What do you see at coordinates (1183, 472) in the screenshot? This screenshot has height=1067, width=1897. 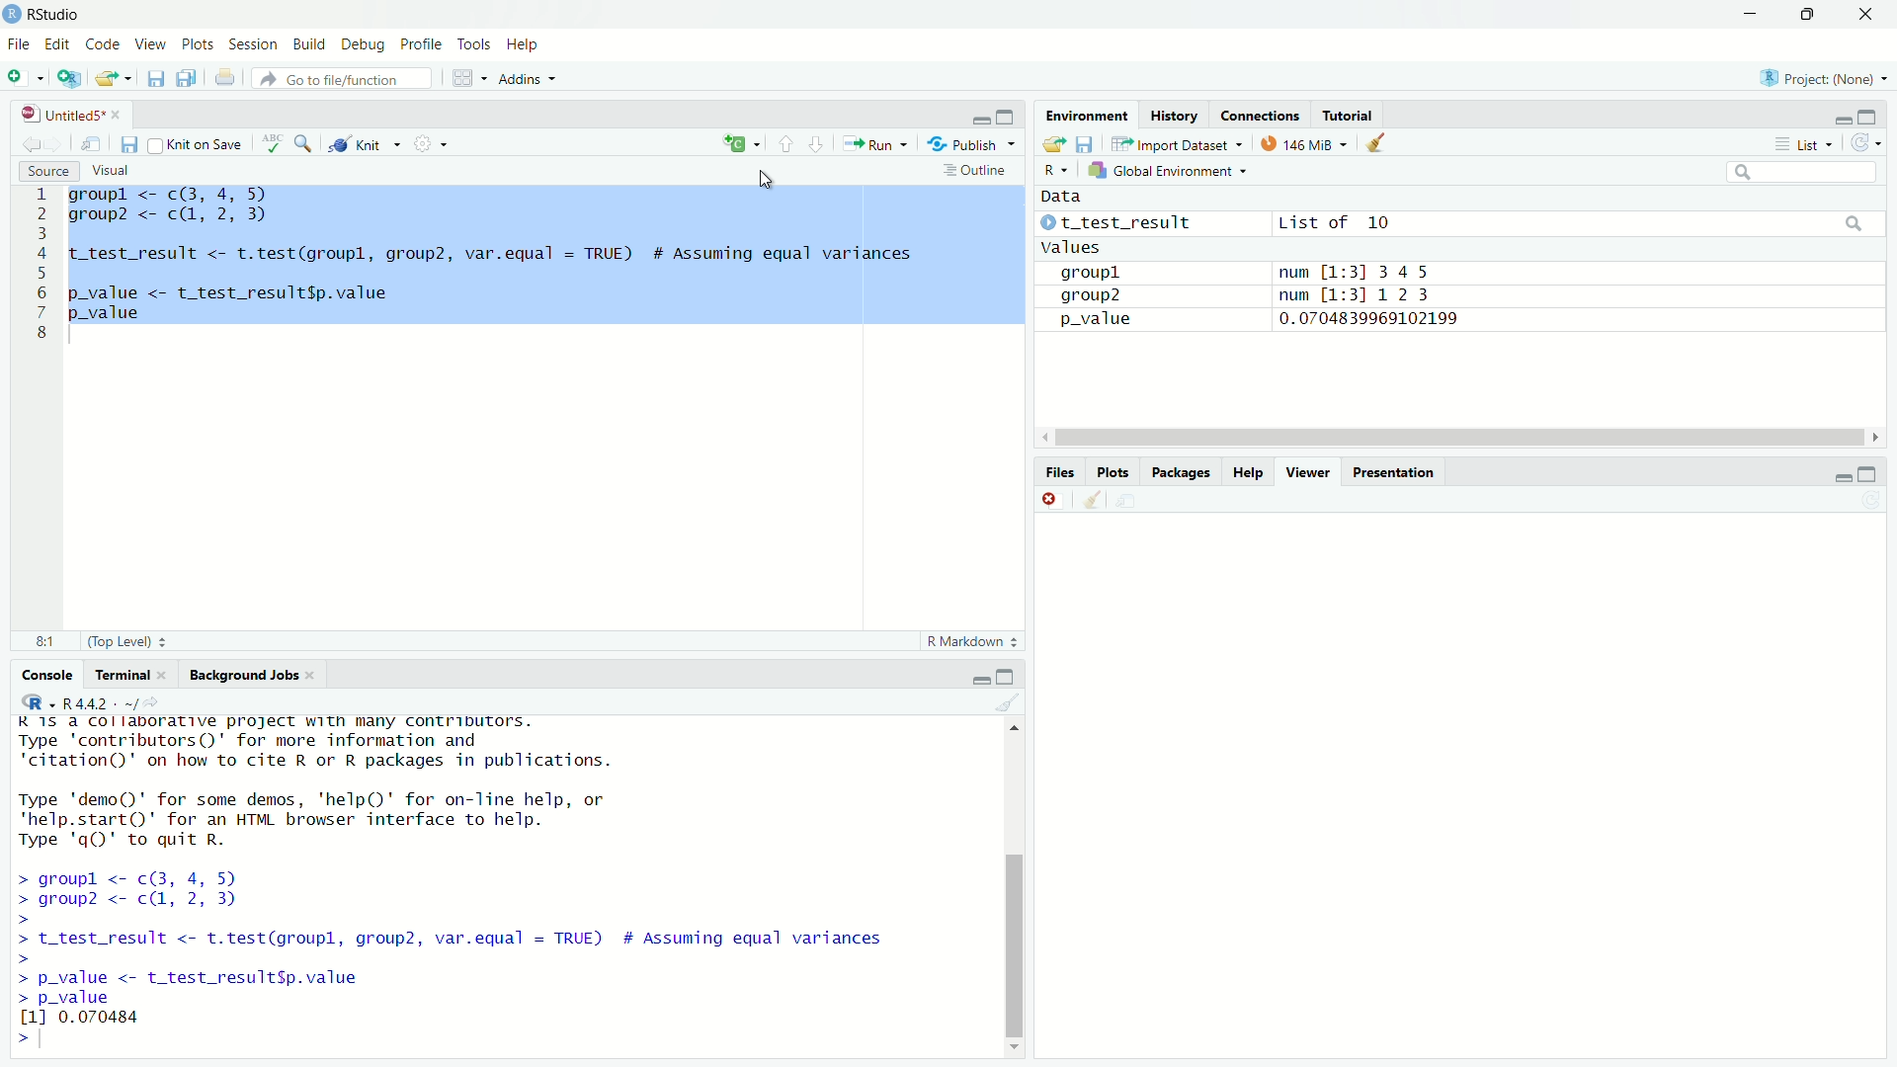 I see `Packages` at bounding box center [1183, 472].